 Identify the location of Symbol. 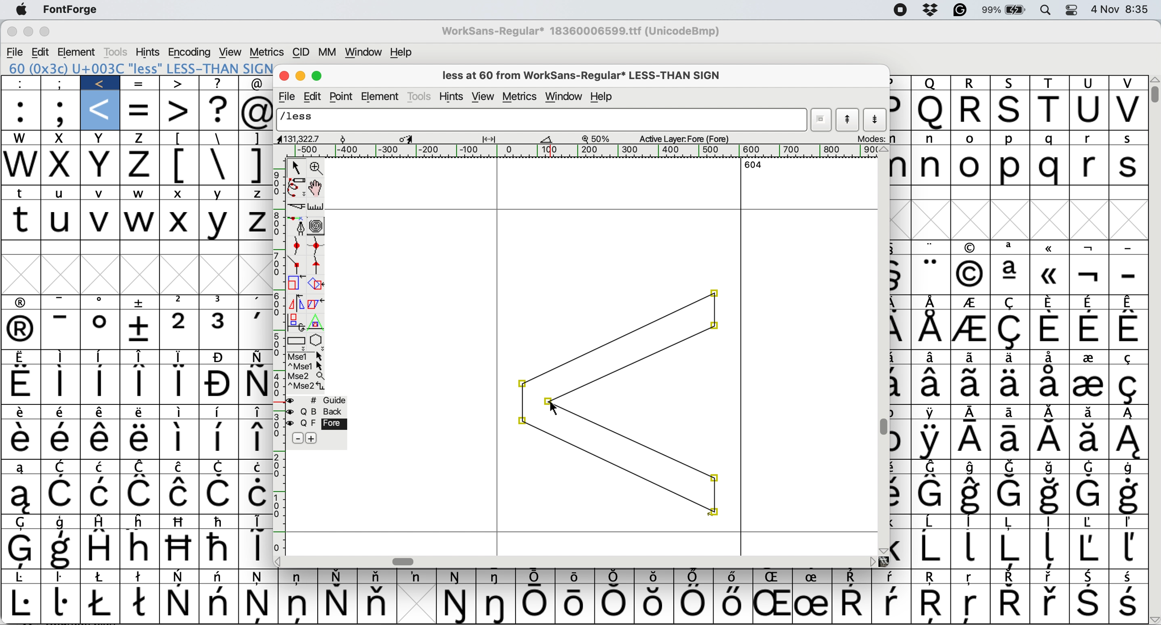
(1010, 249).